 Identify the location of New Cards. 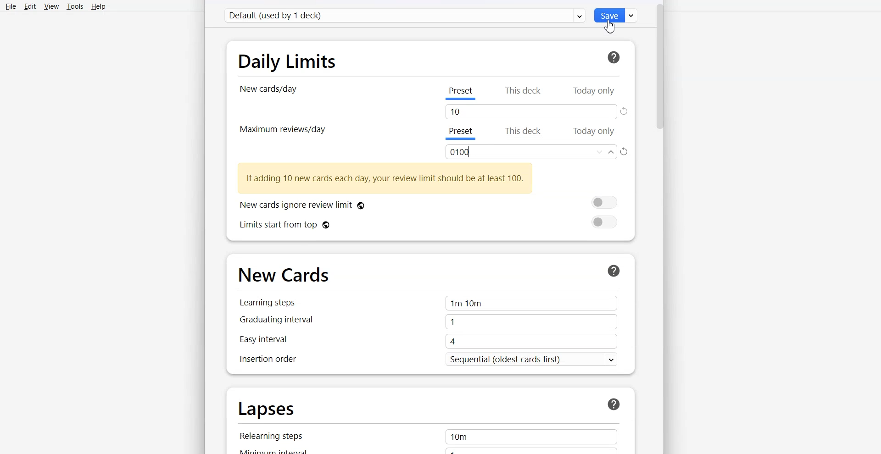
(286, 276).